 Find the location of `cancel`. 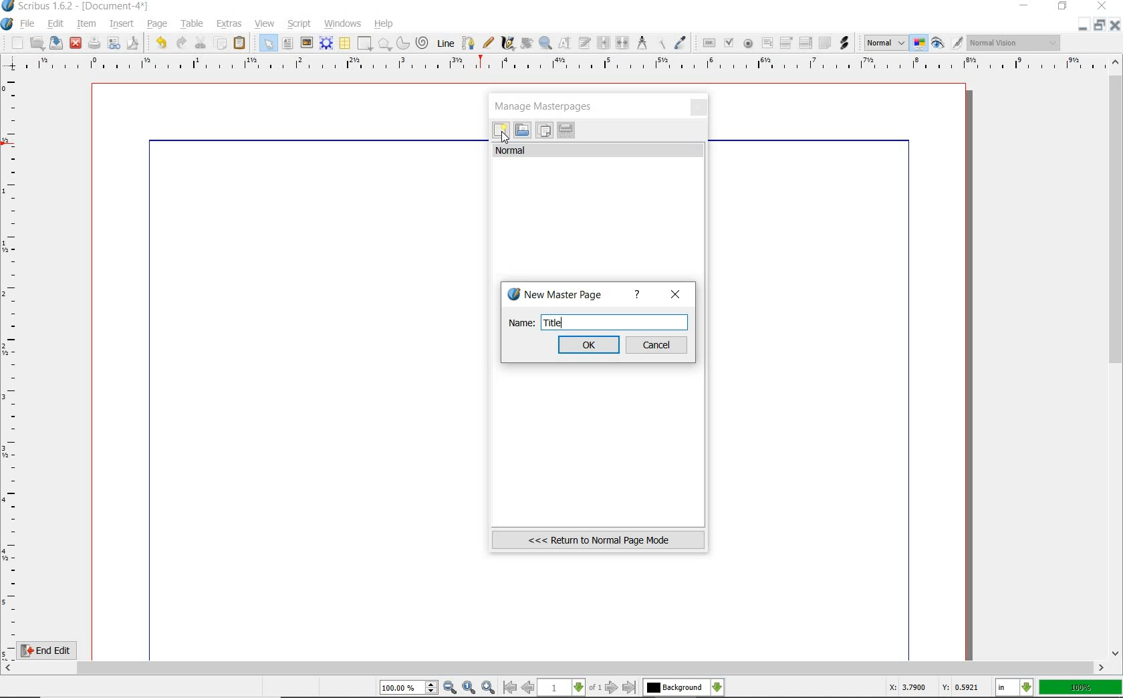

cancel is located at coordinates (658, 345).